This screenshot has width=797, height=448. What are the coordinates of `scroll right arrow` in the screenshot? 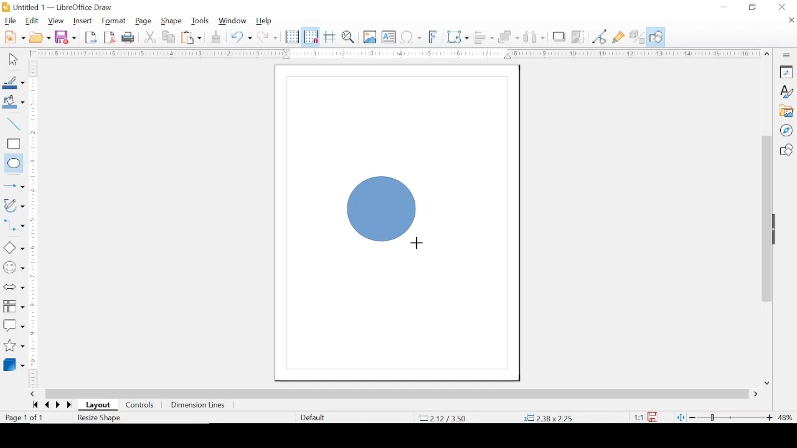 It's located at (756, 394).